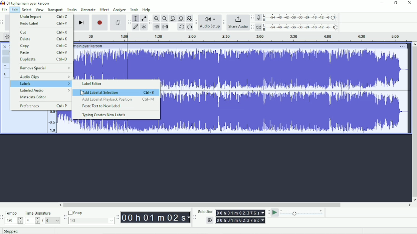 This screenshot has height=234, width=417. I want to click on Add Label at Playback Position, so click(118, 99).